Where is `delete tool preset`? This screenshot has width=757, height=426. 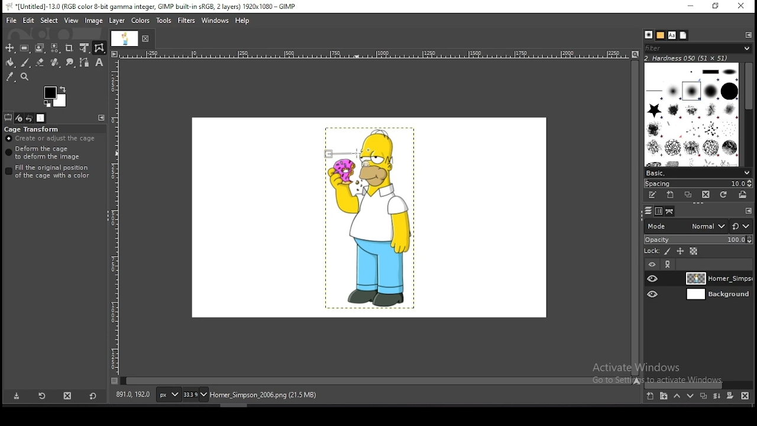
delete tool preset is located at coordinates (69, 396).